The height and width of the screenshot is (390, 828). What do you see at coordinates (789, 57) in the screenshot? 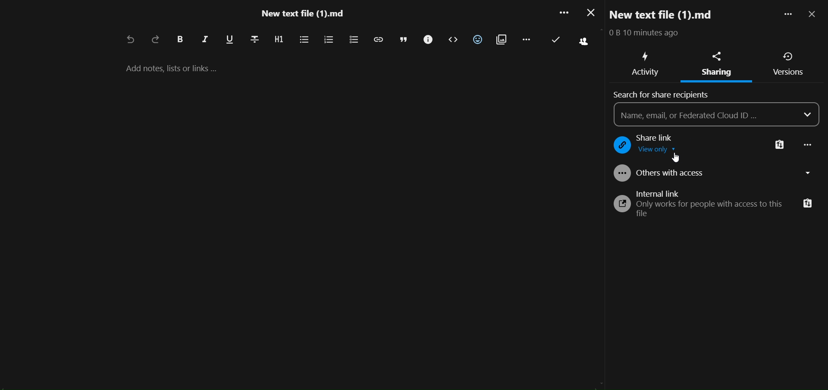
I see `version` at bounding box center [789, 57].